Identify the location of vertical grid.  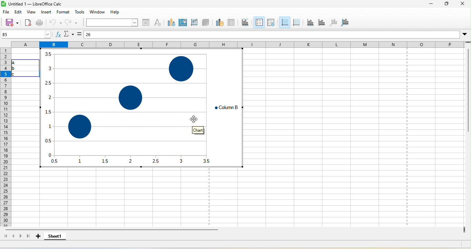
(296, 22).